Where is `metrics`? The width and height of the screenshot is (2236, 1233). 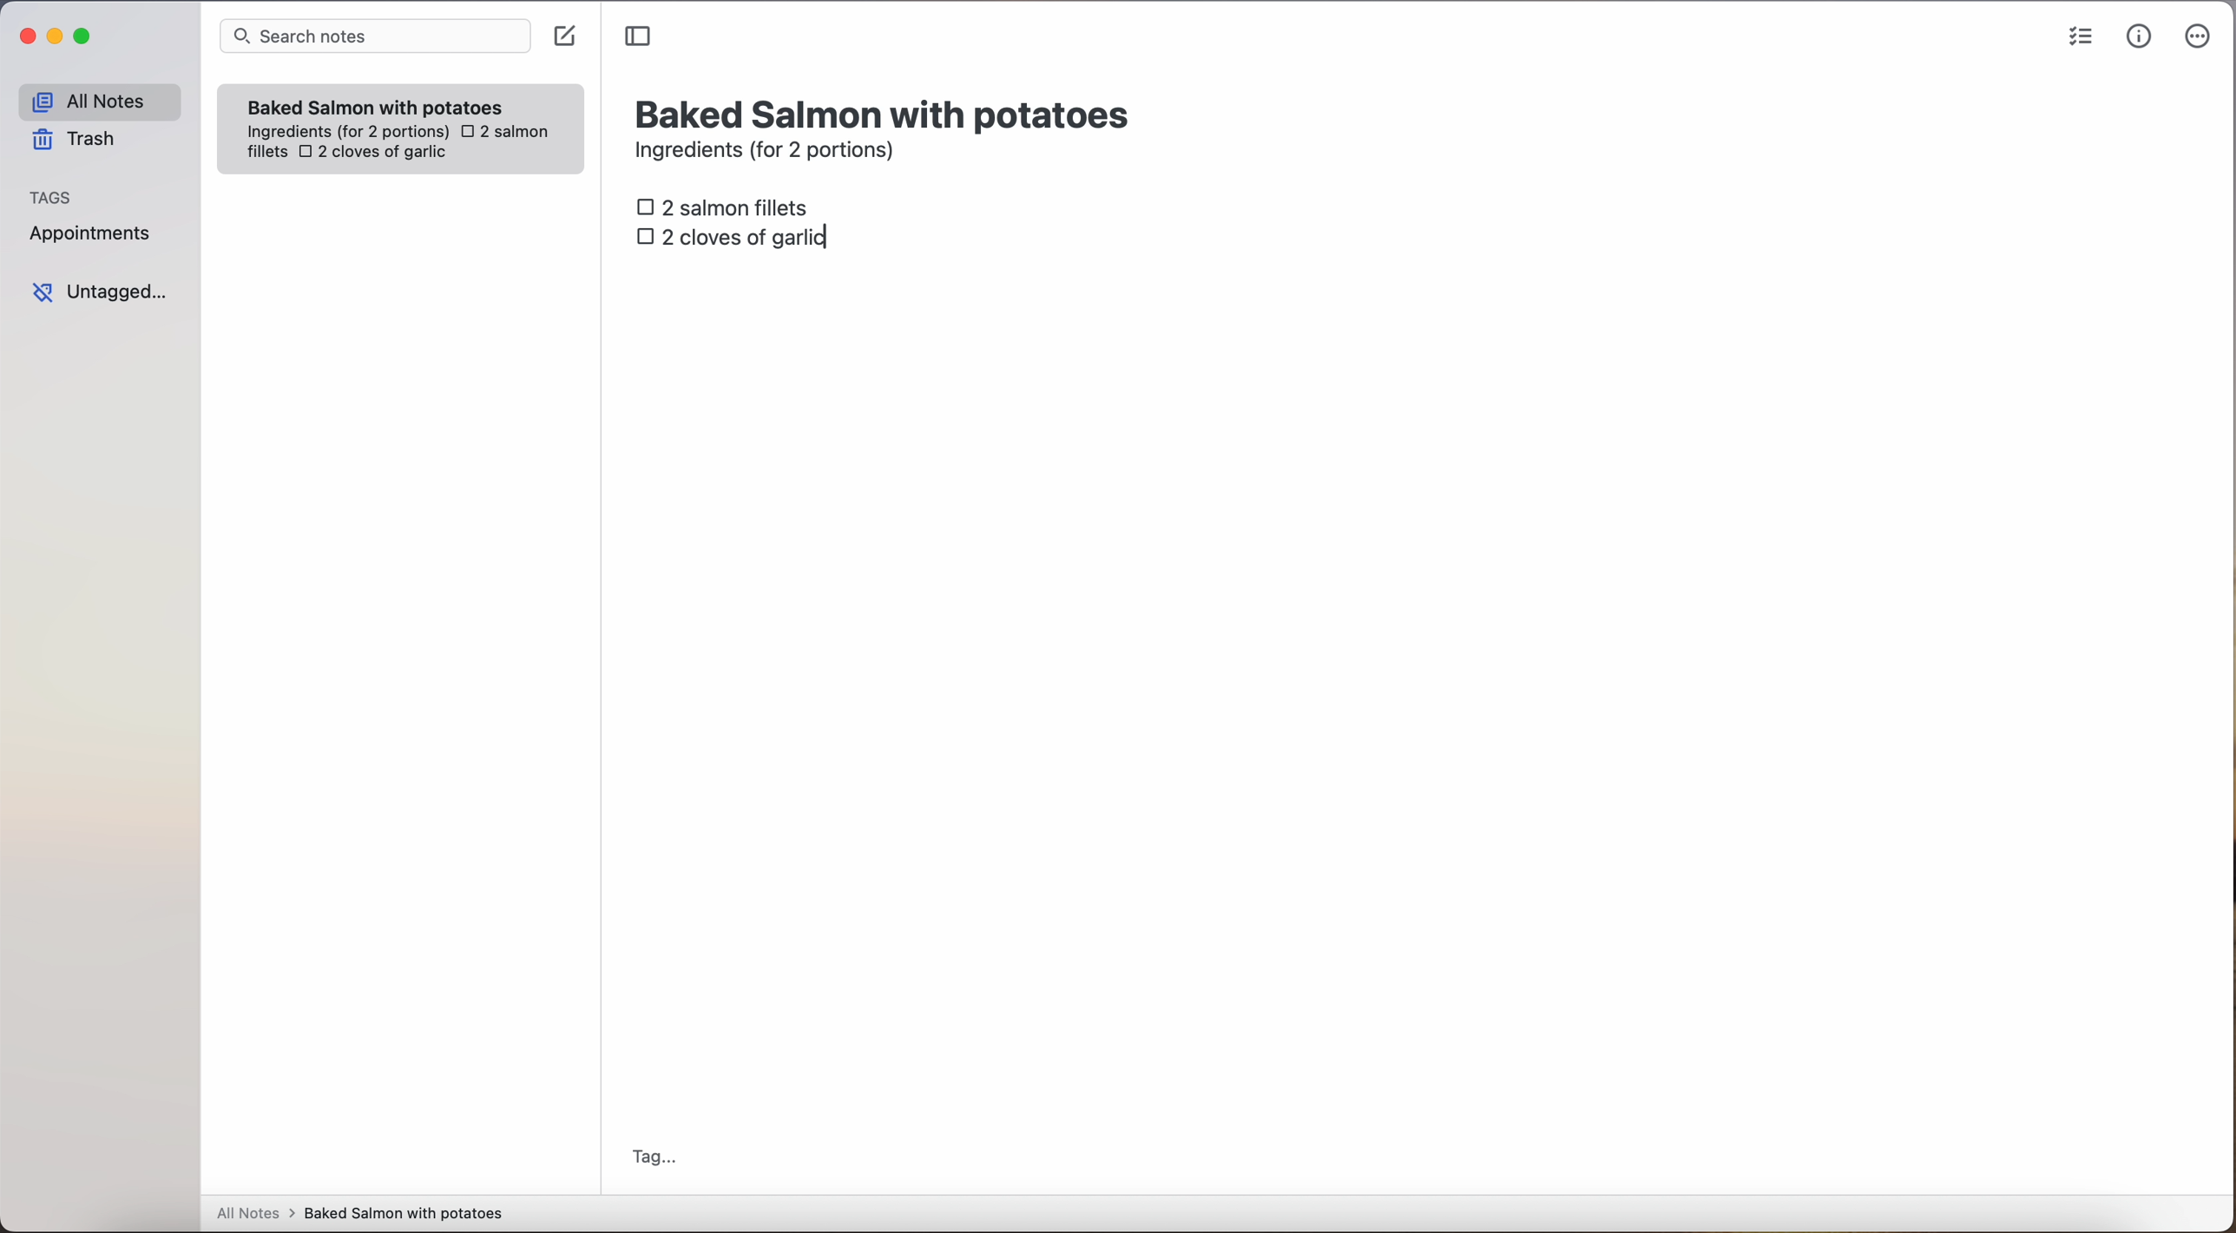
metrics is located at coordinates (2140, 36).